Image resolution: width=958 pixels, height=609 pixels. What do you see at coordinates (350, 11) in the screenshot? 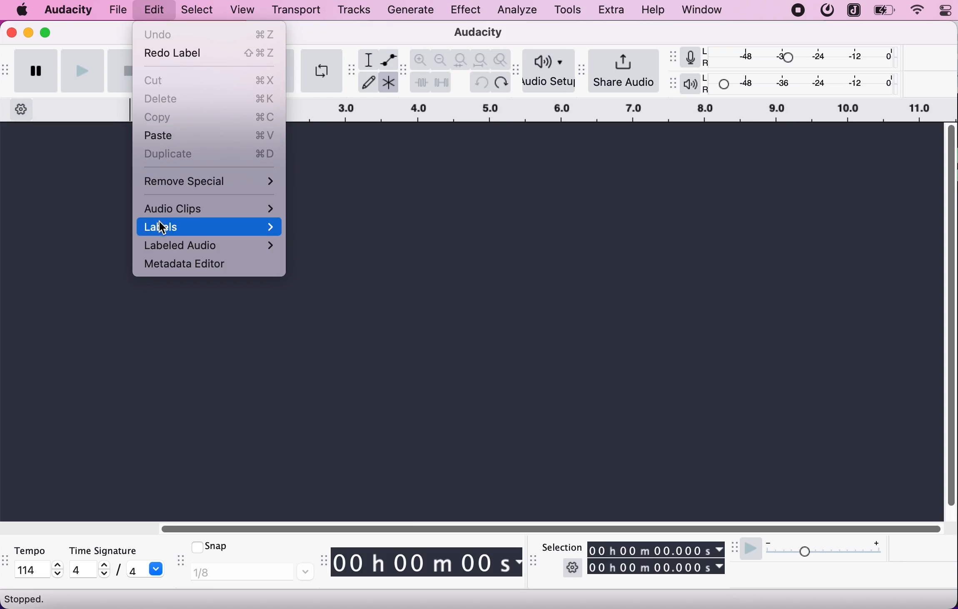
I see `tracks` at bounding box center [350, 11].